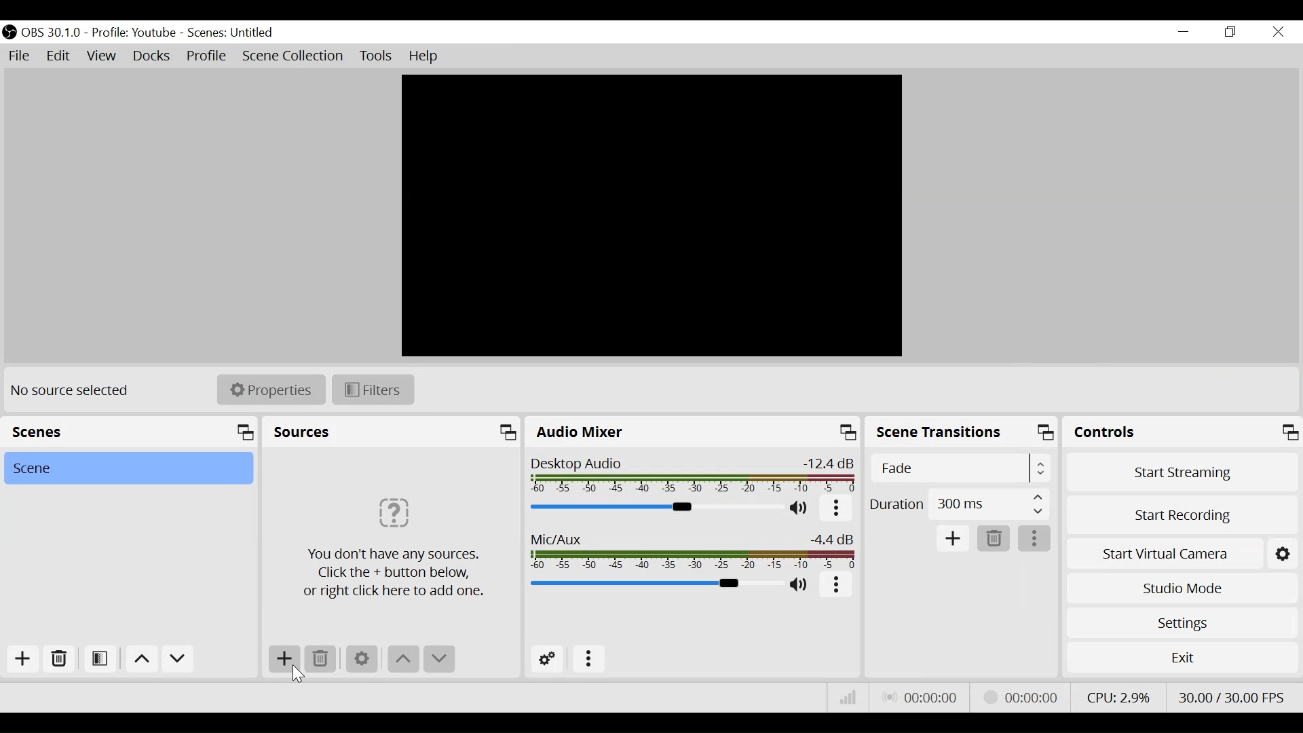  What do you see at coordinates (361, 659) in the screenshot?
I see `Settings` at bounding box center [361, 659].